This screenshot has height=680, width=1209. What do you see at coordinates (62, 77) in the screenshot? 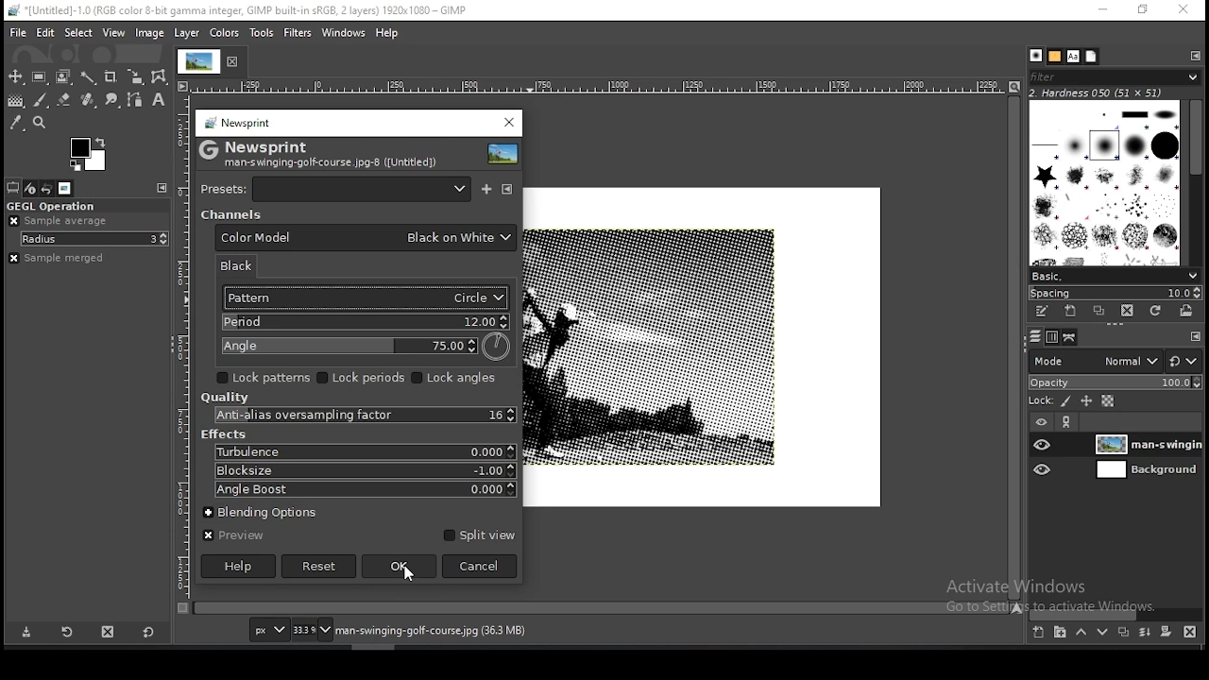
I see `foreground select tool` at bounding box center [62, 77].